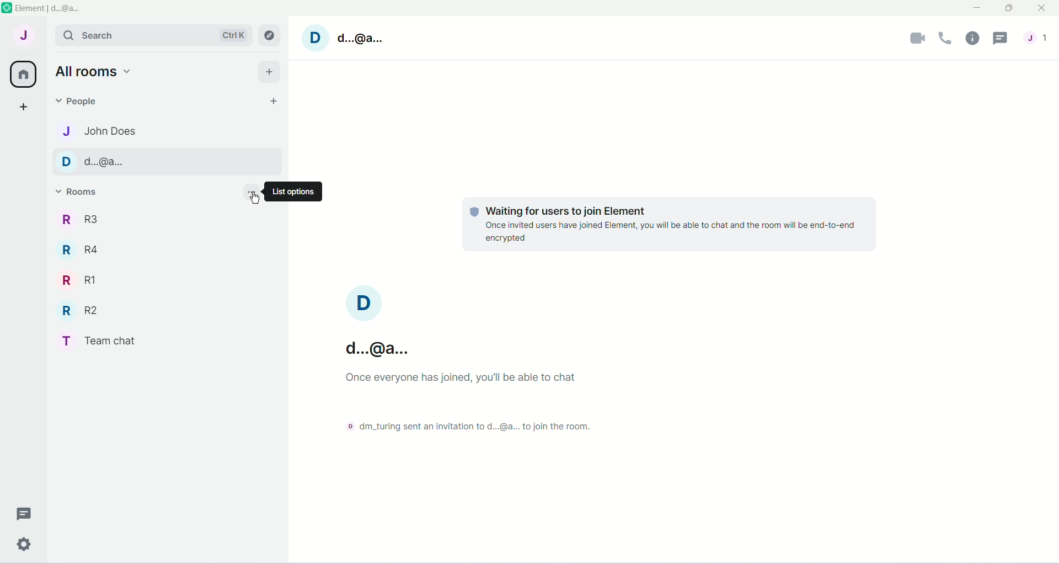 Image resolution: width=1059 pixels, height=564 pixels. What do you see at coordinates (82, 101) in the screenshot?
I see `People` at bounding box center [82, 101].